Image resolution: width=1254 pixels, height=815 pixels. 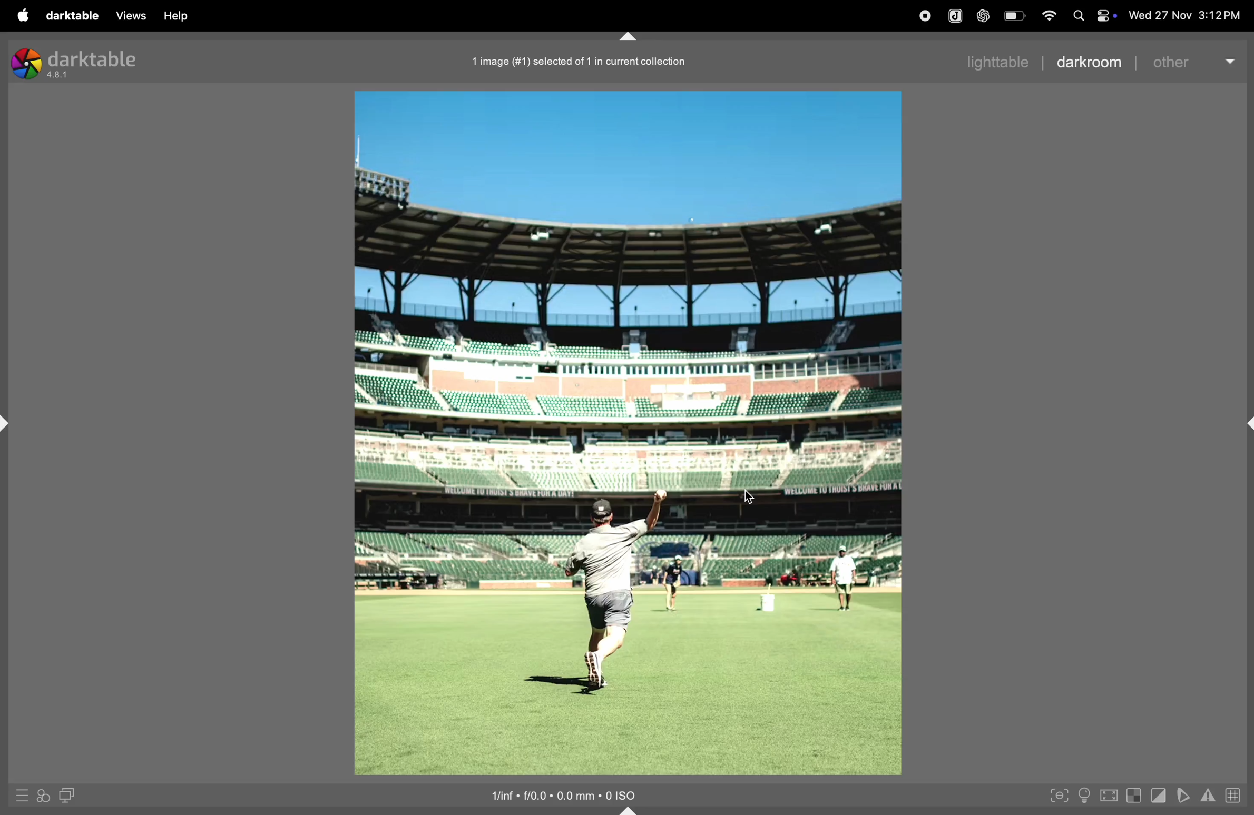 I want to click on darktaable, so click(x=76, y=15).